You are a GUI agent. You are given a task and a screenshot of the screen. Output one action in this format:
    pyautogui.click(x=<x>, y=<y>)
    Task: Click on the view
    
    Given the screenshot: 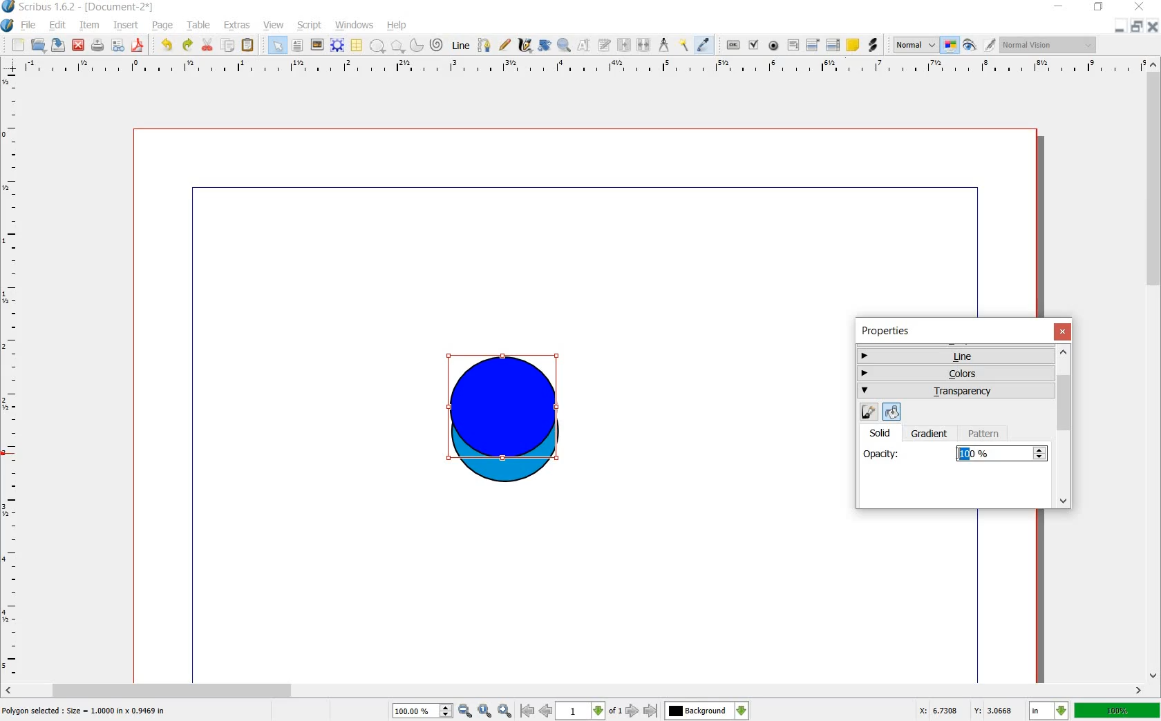 What is the action you would take?
    pyautogui.click(x=273, y=26)
    